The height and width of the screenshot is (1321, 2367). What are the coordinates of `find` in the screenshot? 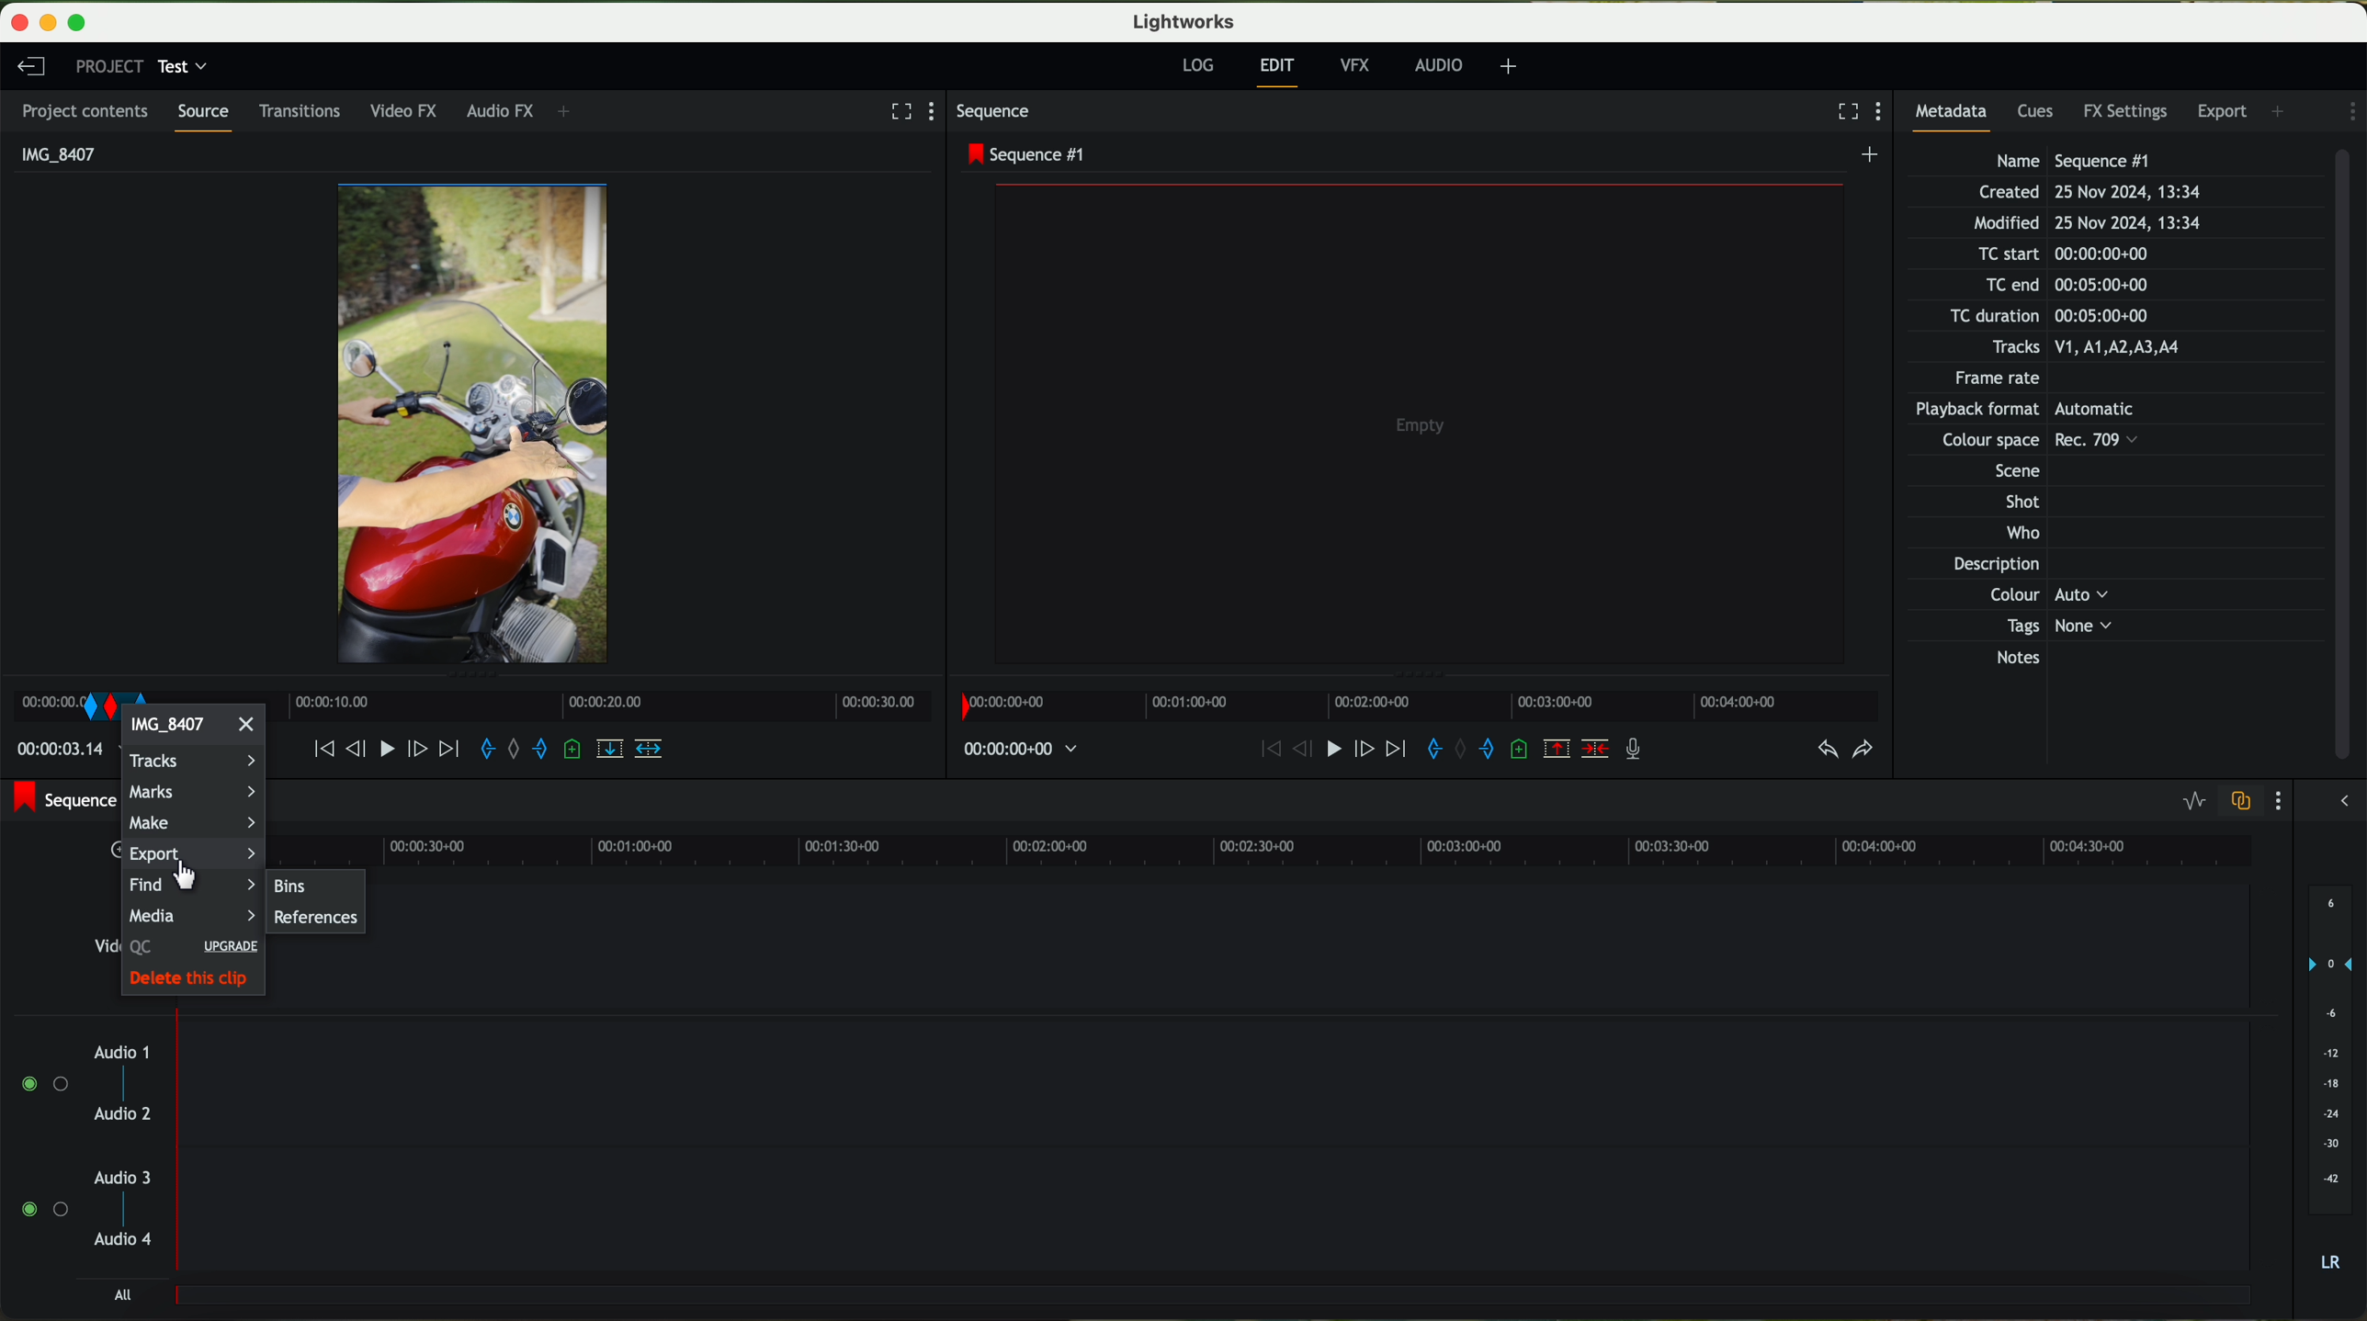 It's located at (159, 886).